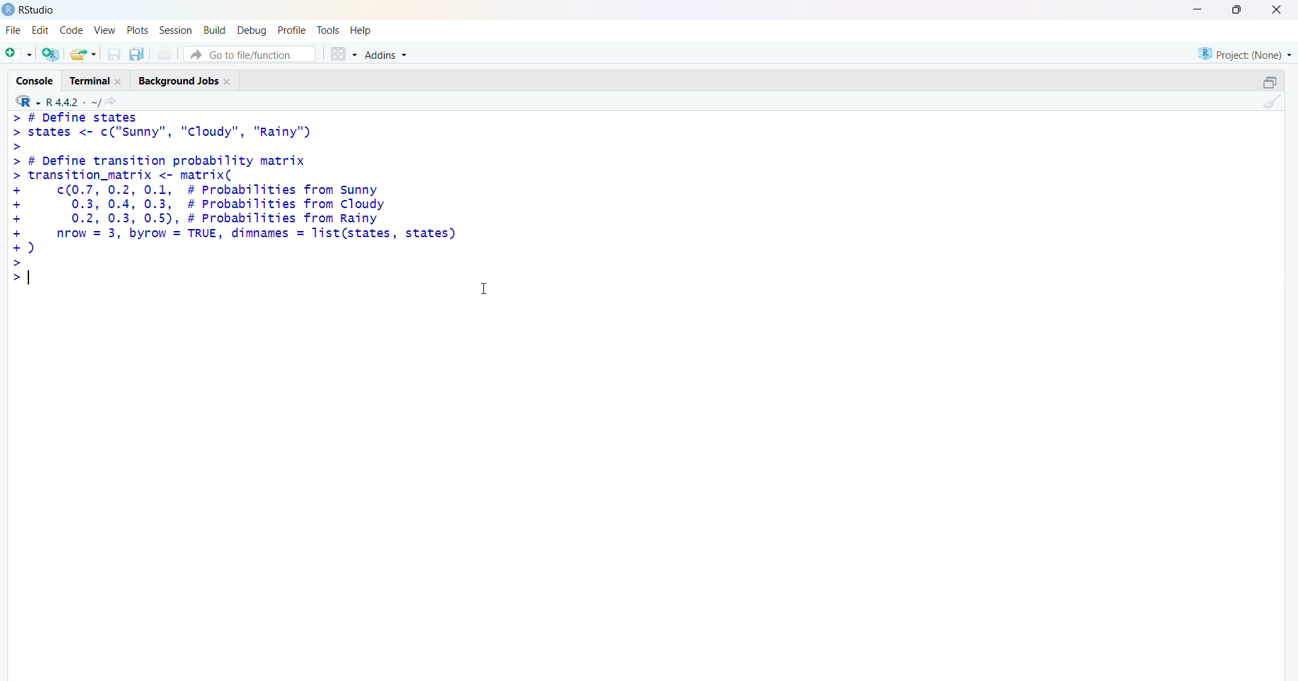  What do you see at coordinates (343, 55) in the screenshot?
I see `workspace panes` at bounding box center [343, 55].